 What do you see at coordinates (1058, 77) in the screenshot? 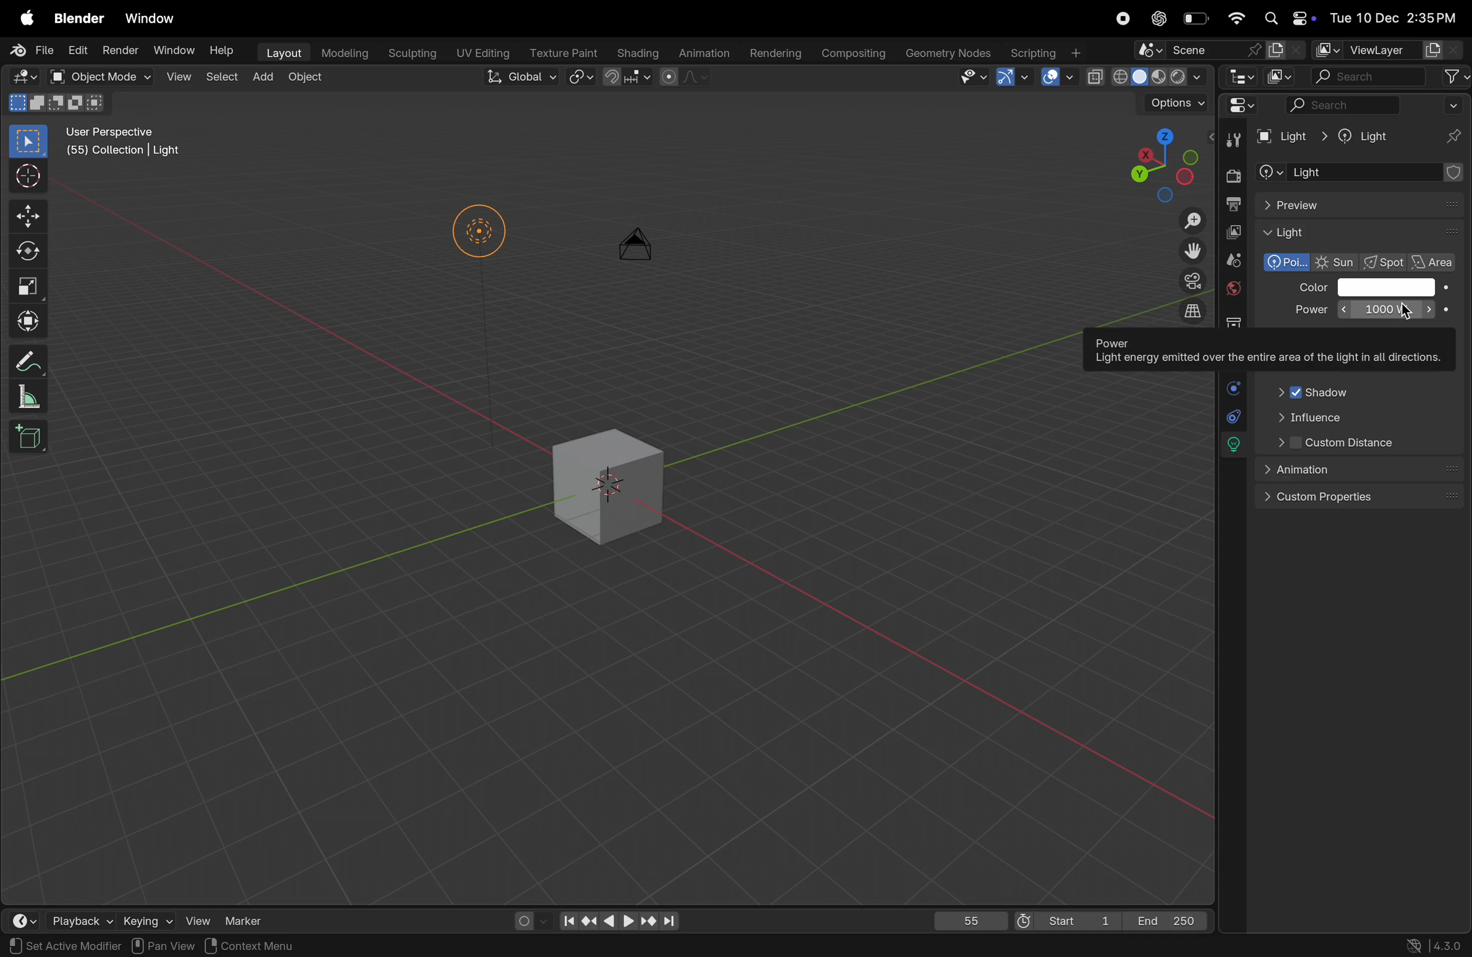
I see `show overlays` at bounding box center [1058, 77].